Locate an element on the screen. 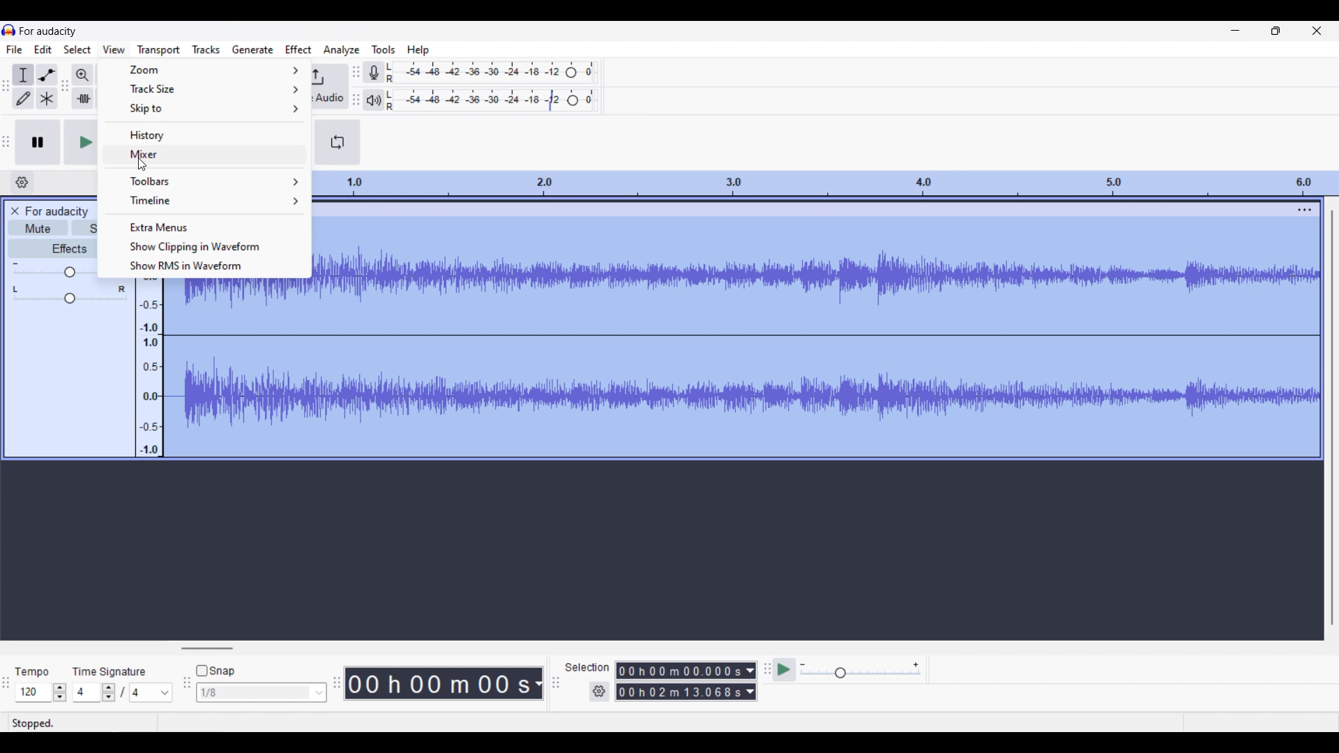 The height and width of the screenshot is (753, 1339). Minimize is located at coordinates (1236, 31).